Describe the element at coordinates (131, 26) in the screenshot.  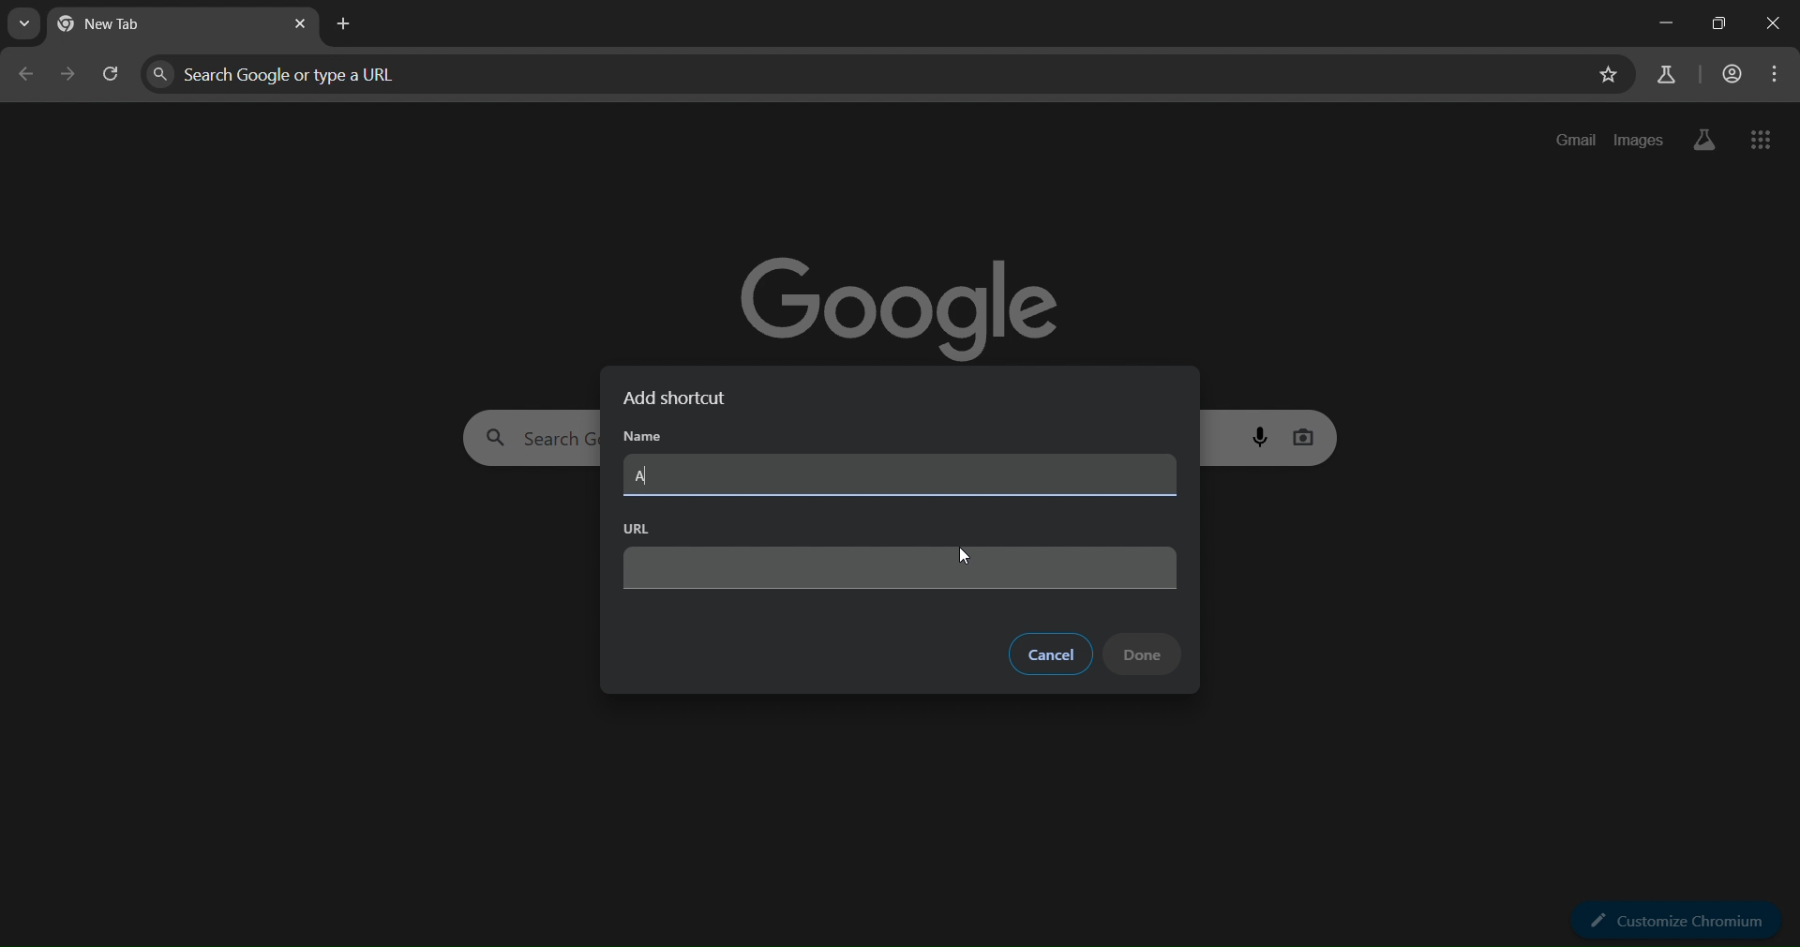
I see `current page` at that location.